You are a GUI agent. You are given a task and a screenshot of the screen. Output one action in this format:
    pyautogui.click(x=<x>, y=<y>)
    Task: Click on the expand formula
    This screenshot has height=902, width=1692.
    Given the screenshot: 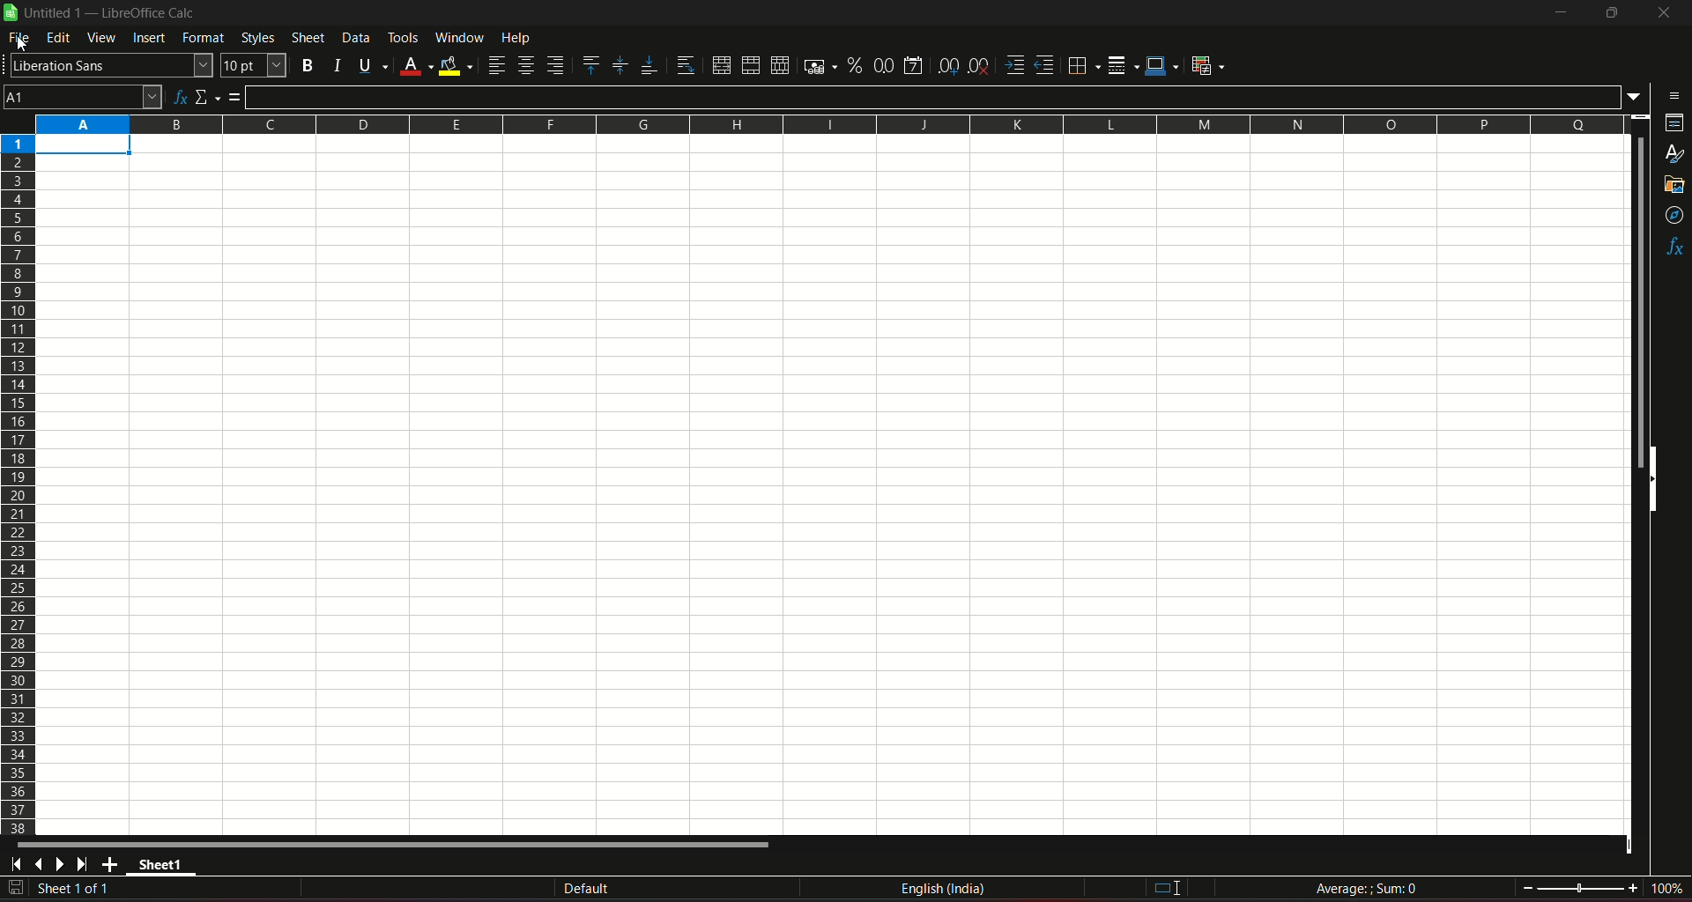 What is the action you would take?
    pyautogui.click(x=1636, y=97)
    